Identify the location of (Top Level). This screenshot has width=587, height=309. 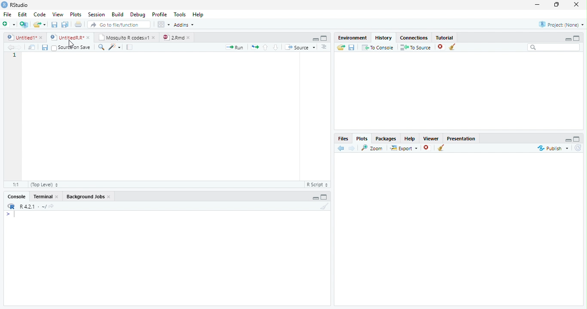
(44, 185).